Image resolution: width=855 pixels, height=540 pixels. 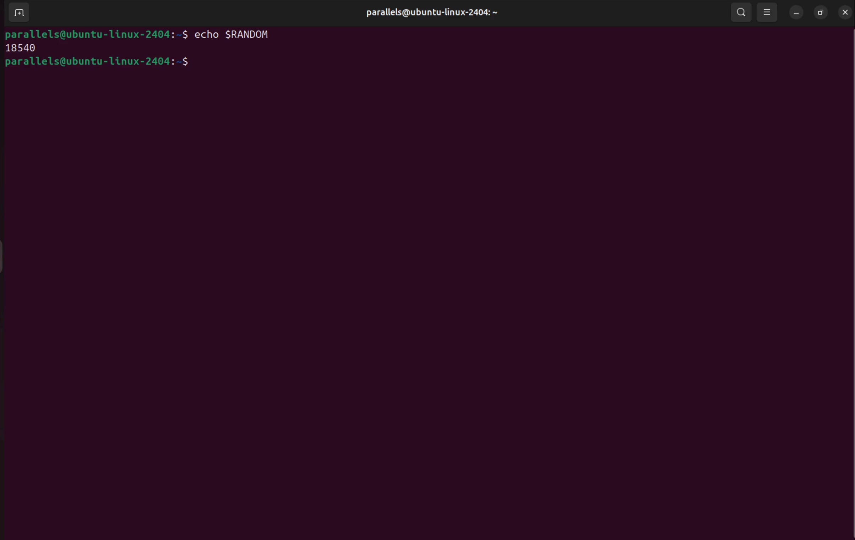 What do you see at coordinates (821, 12) in the screenshot?
I see `resize` at bounding box center [821, 12].